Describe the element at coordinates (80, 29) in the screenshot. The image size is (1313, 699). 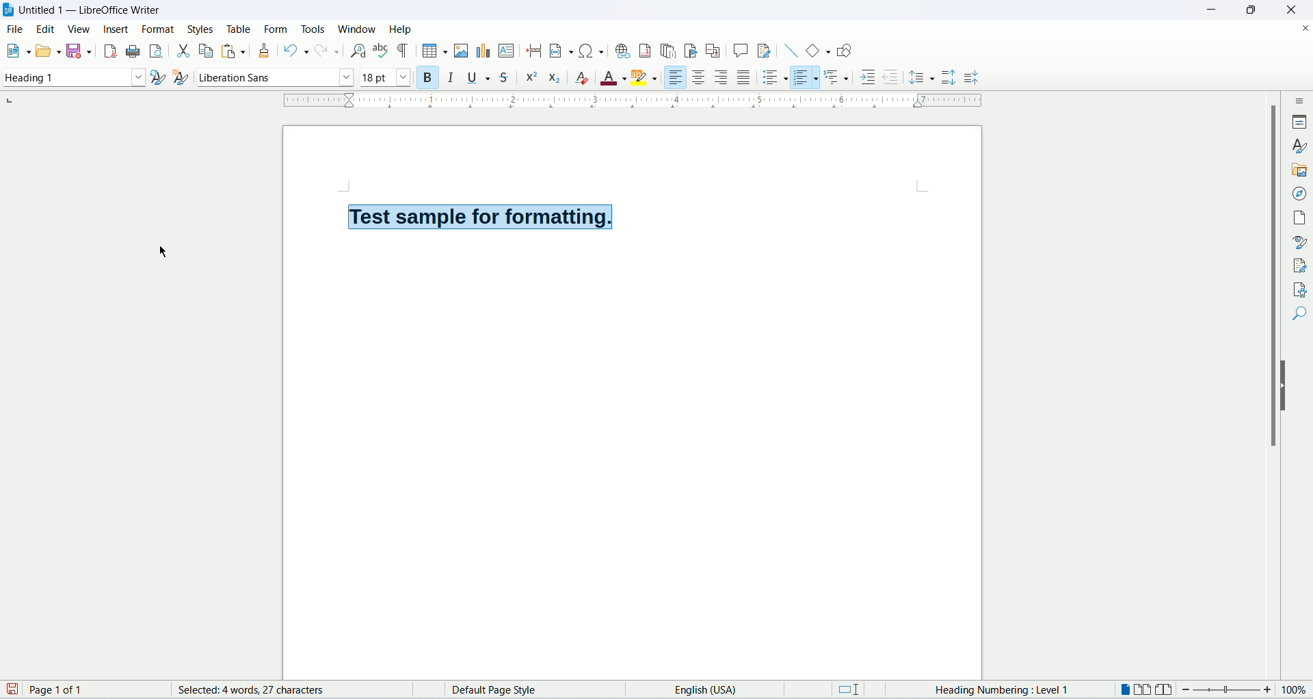
I see `view` at that location.